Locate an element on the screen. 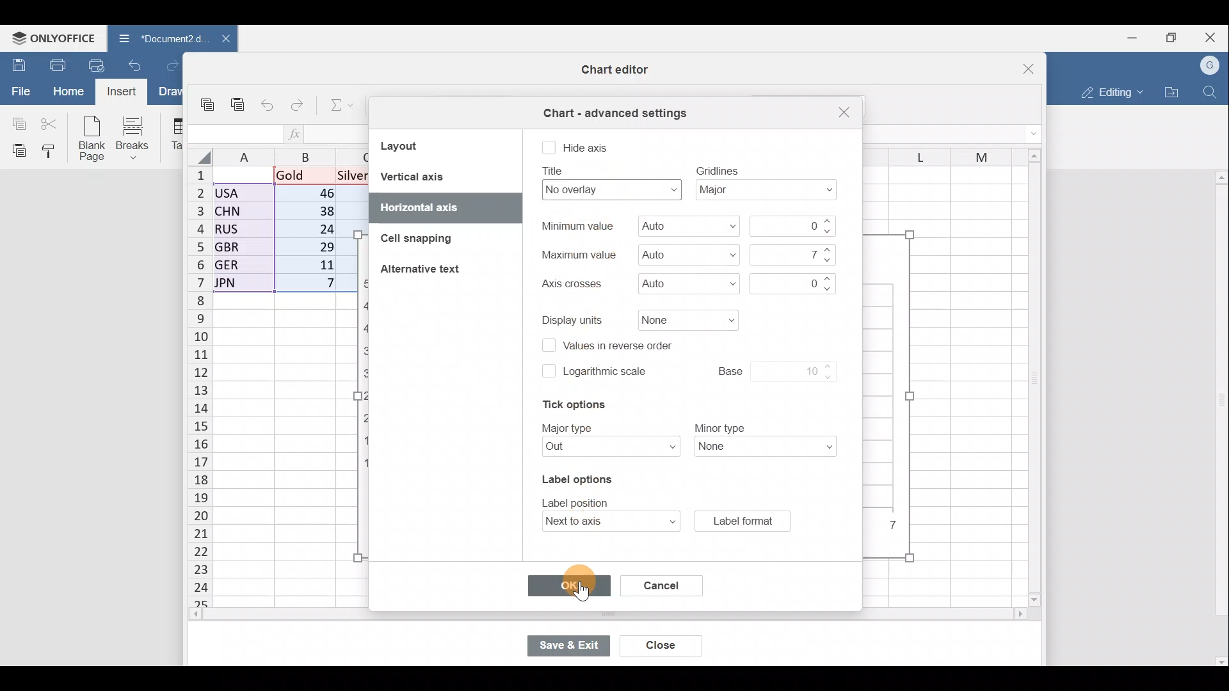 This screenshot has width=1229, height=691. Close is located at coordinates (662, 646).